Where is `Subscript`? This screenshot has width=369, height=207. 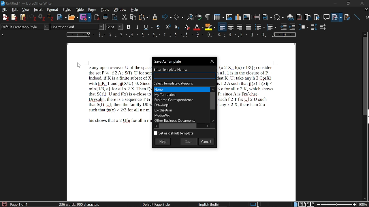
Subscript is located at coordinates (198, 26).